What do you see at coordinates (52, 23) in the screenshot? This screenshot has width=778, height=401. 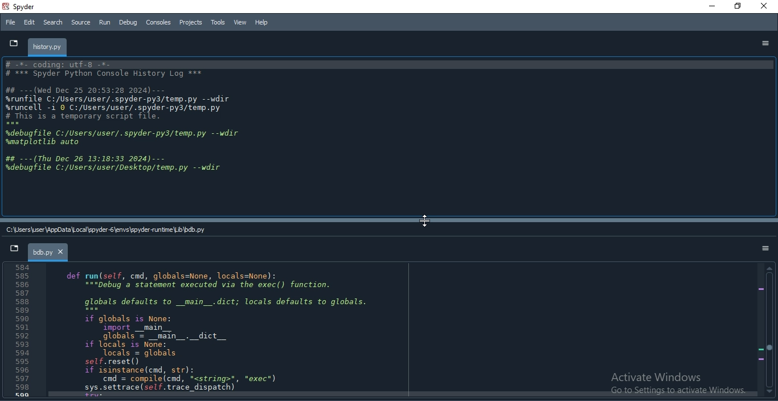 I see `Search` at bounding box center [52, 23].